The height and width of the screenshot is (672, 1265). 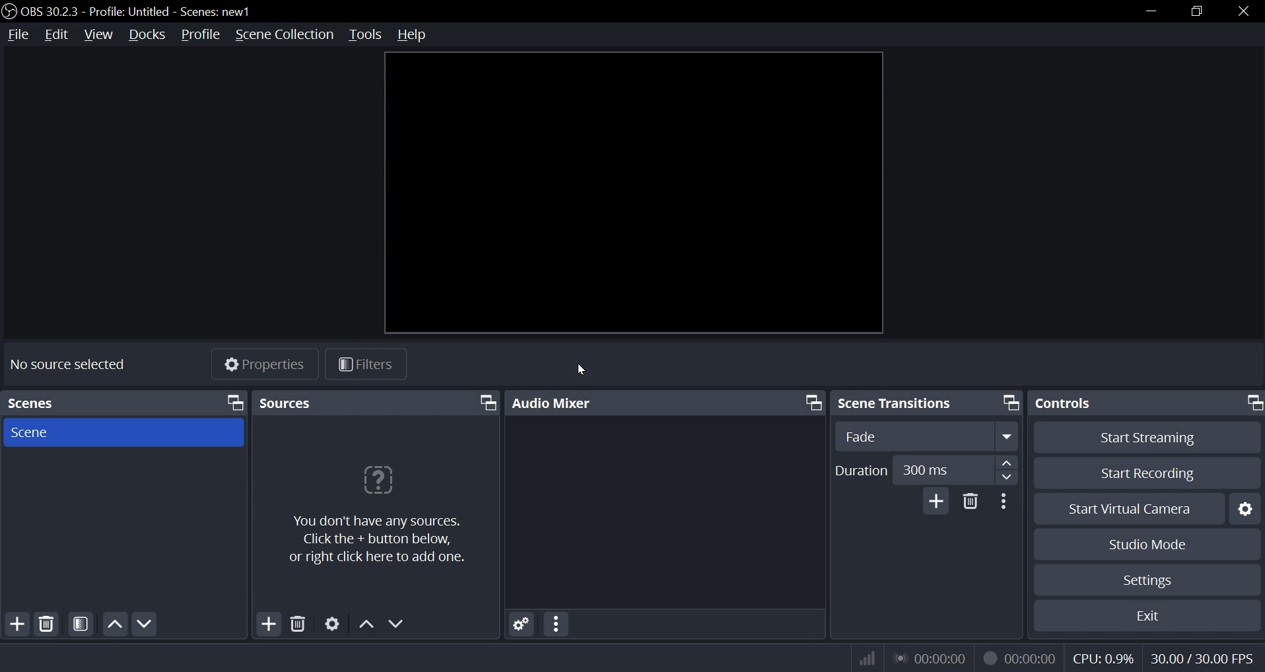 What do you see at coordinates (9, 11) in the screenshot?
I see `logo` at bounding box center [9, 11].